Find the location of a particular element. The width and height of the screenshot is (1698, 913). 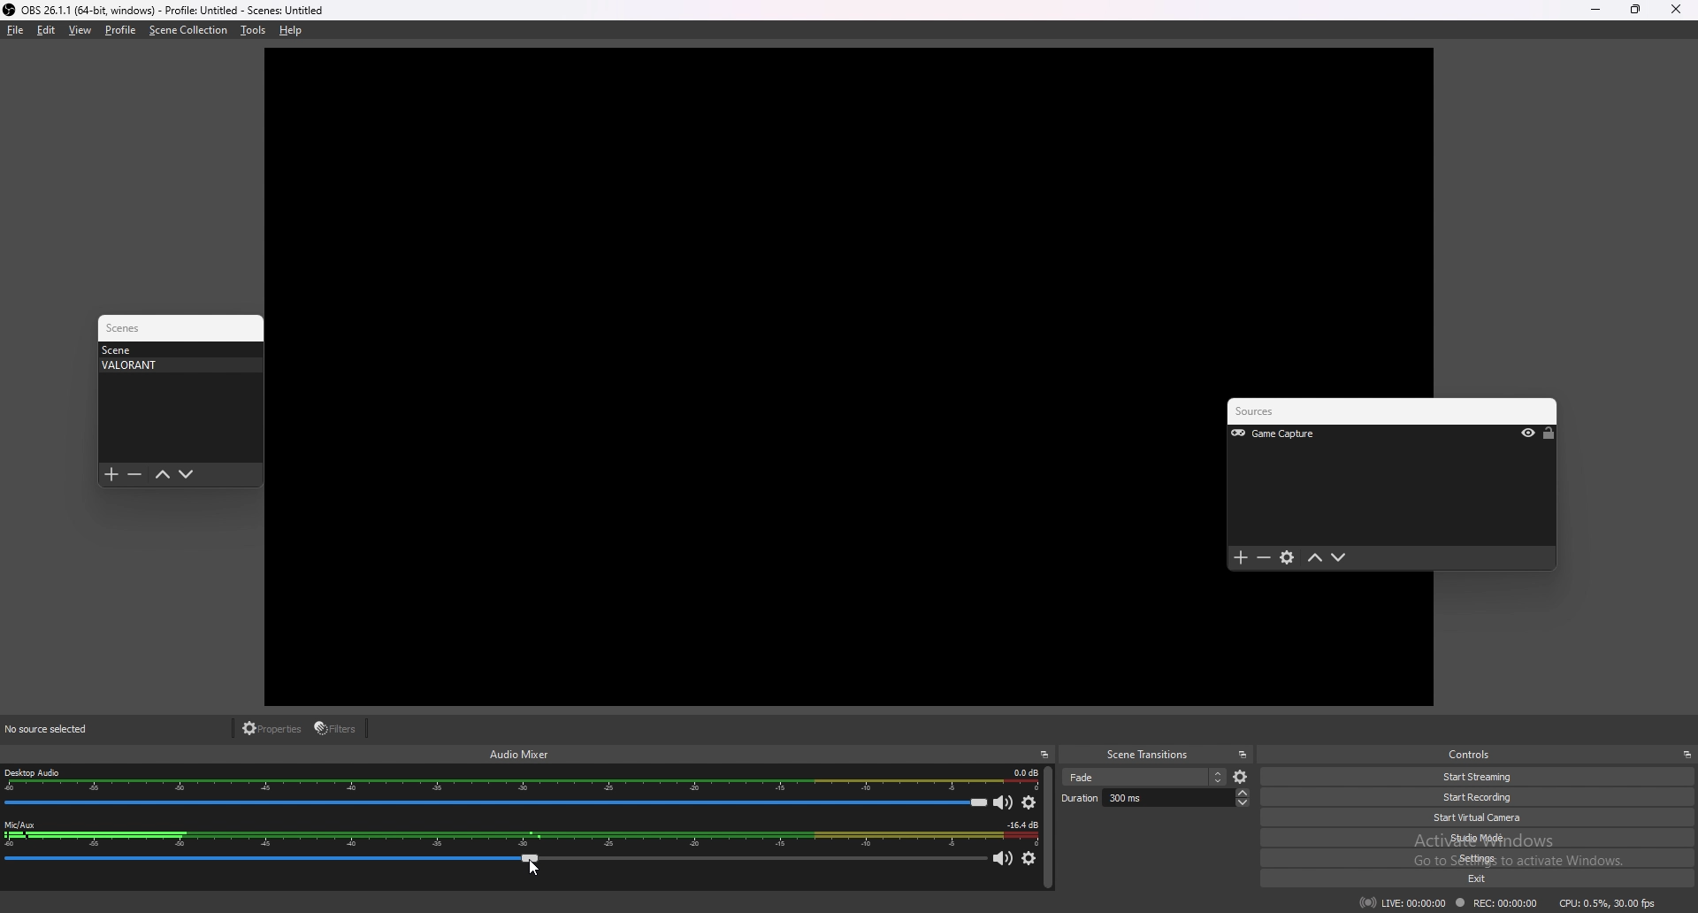

move down is located at coordinates (187, 475).